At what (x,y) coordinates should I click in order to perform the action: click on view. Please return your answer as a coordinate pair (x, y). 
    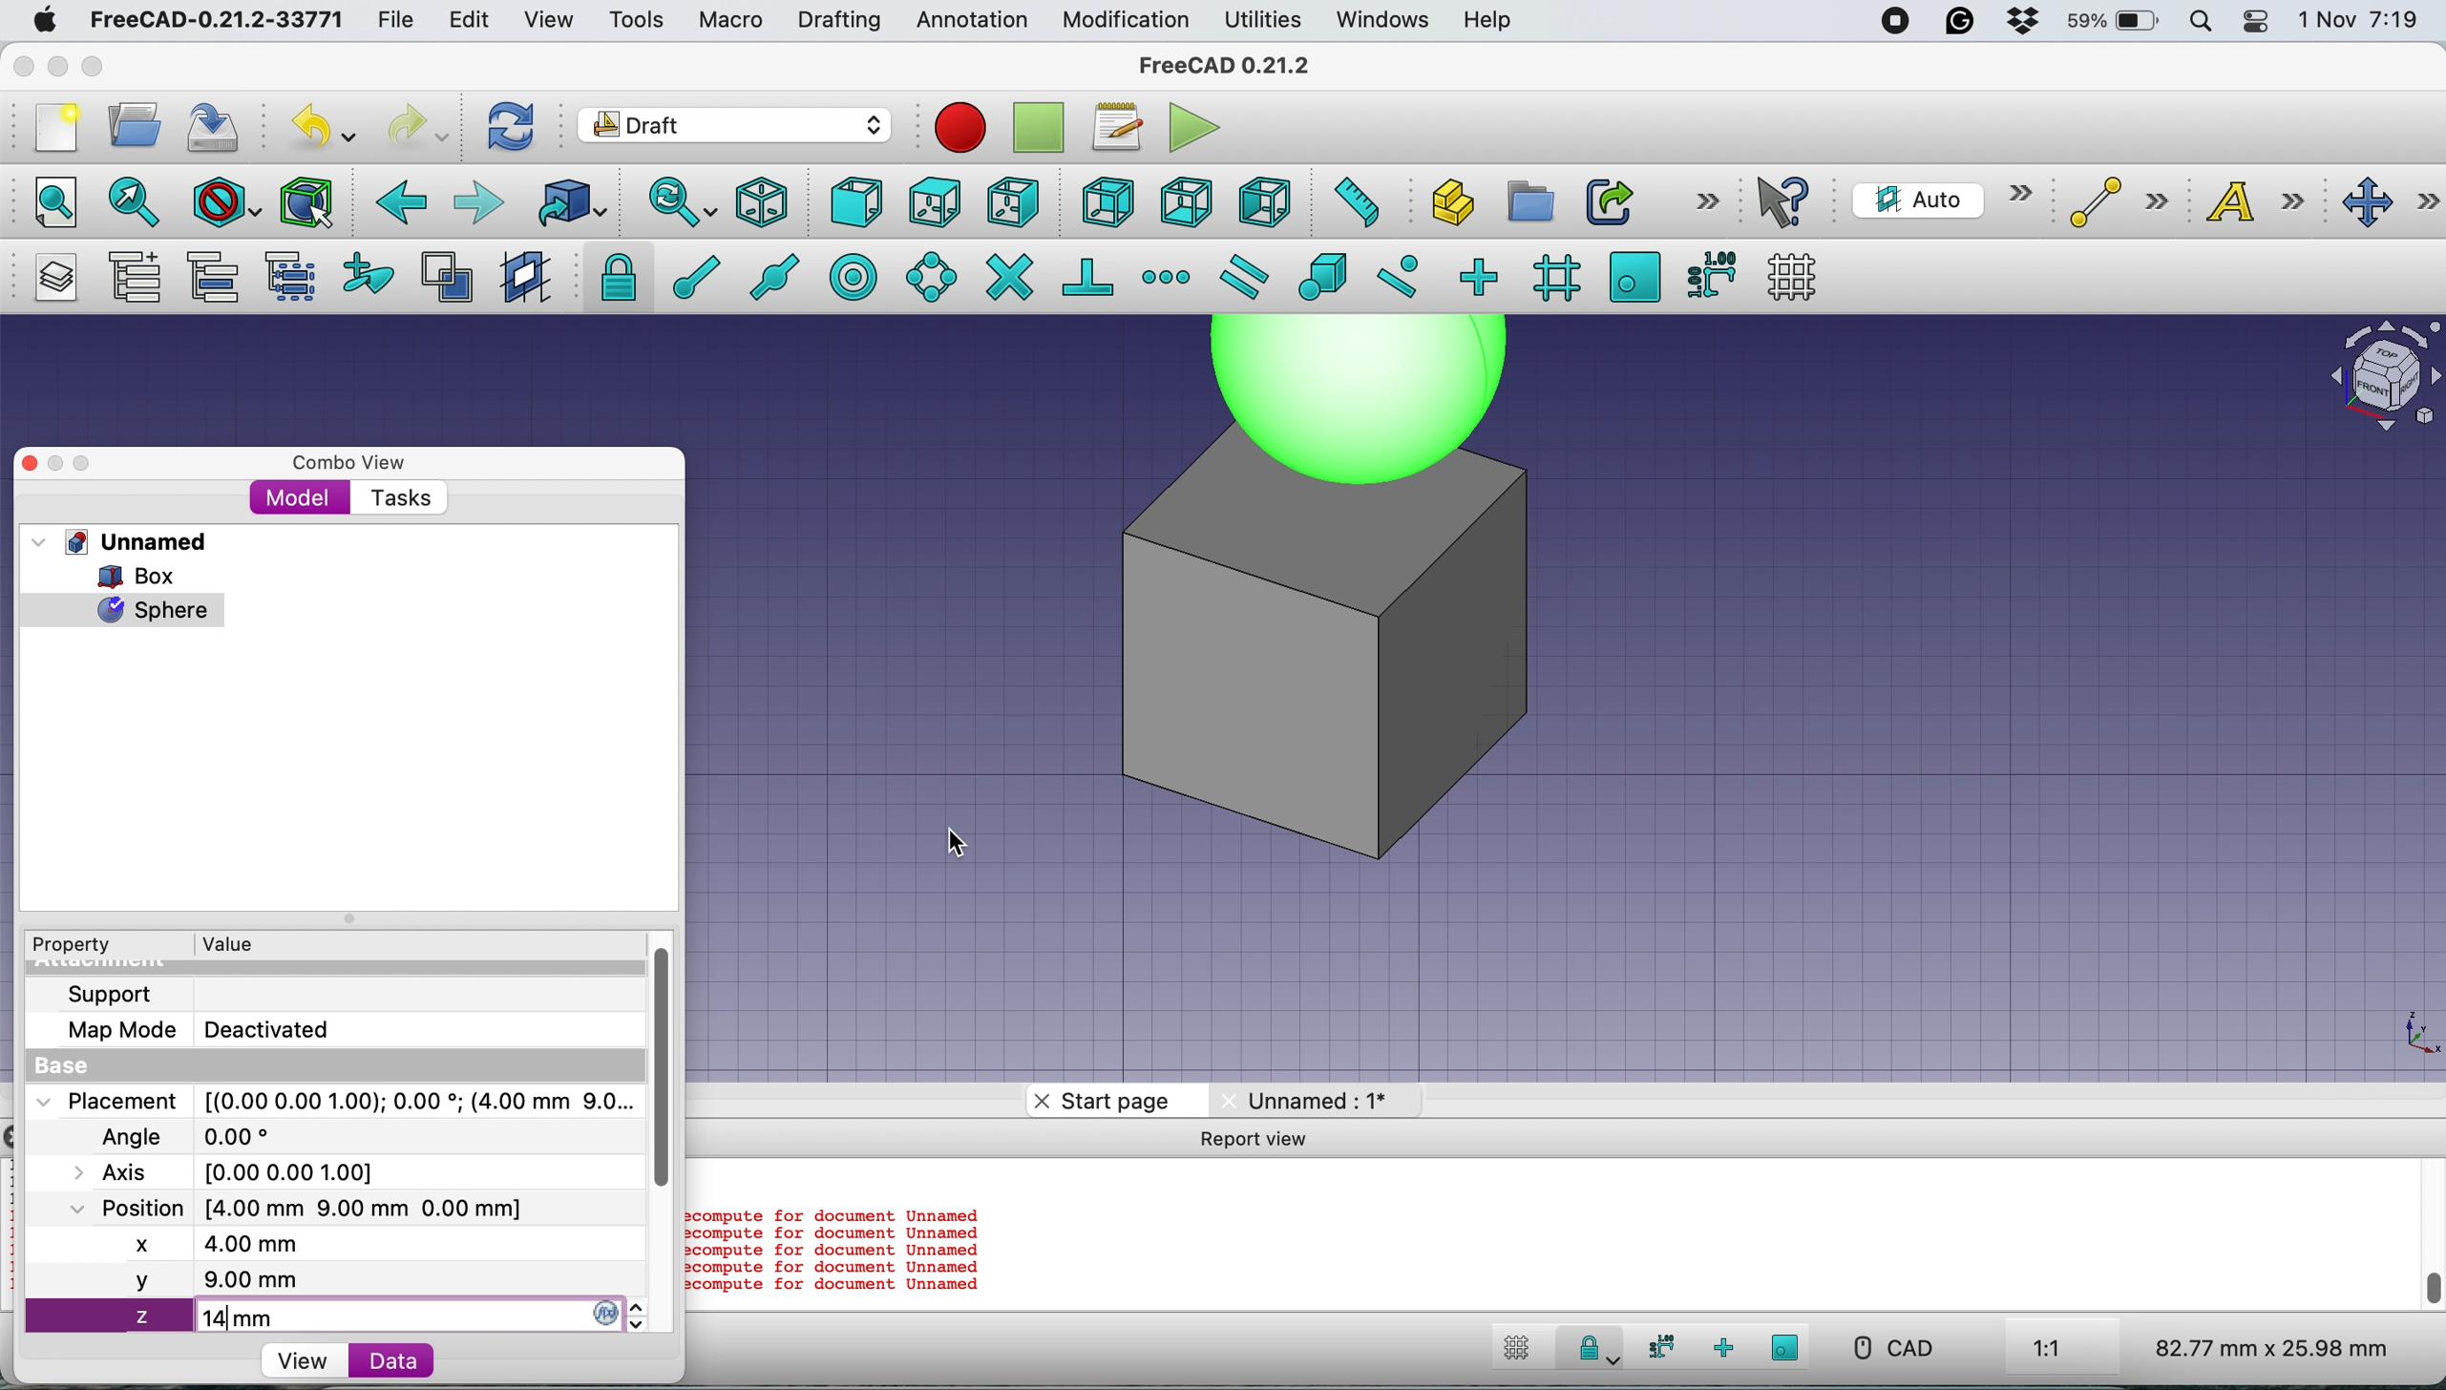
    Looking at the image, I should click on (302, 1361).